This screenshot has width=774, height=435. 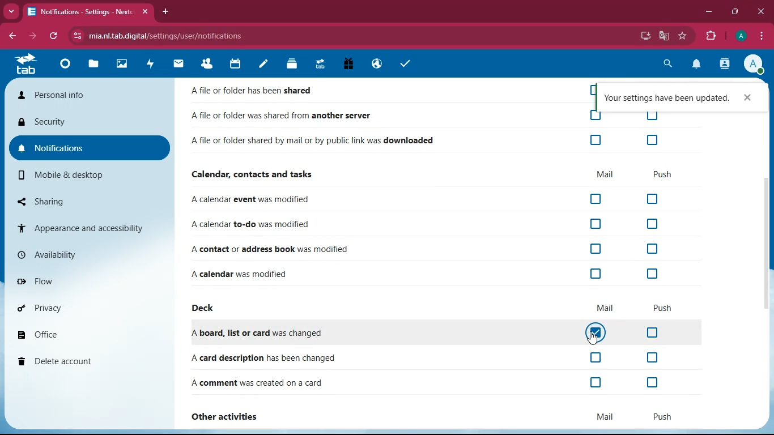 What do you see at coordinates (651, 381) in the screenshot?
I see `off` at bounding box center [651, 381].